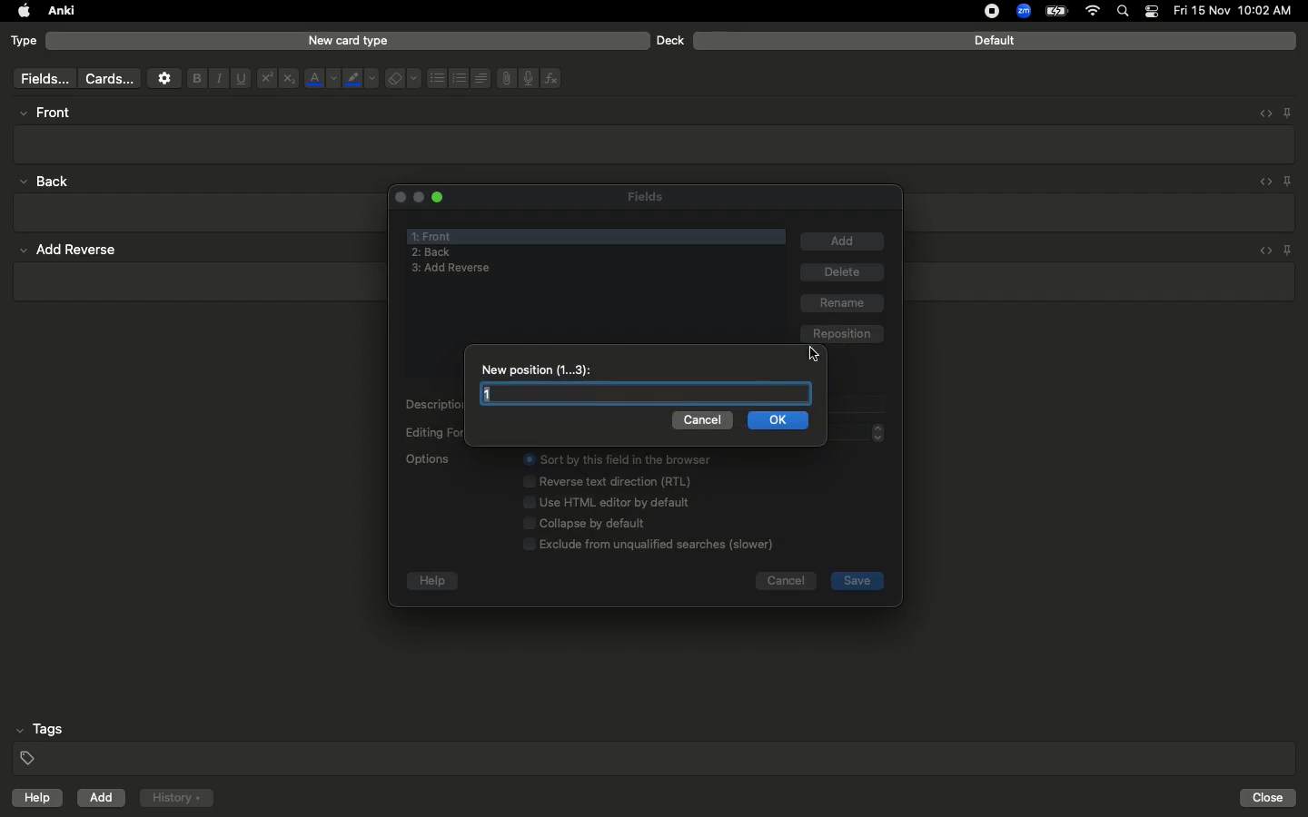  What do you see at coordinates (600, 501) in the screenshot?
I see `Options` at bounding box center [600, 501].